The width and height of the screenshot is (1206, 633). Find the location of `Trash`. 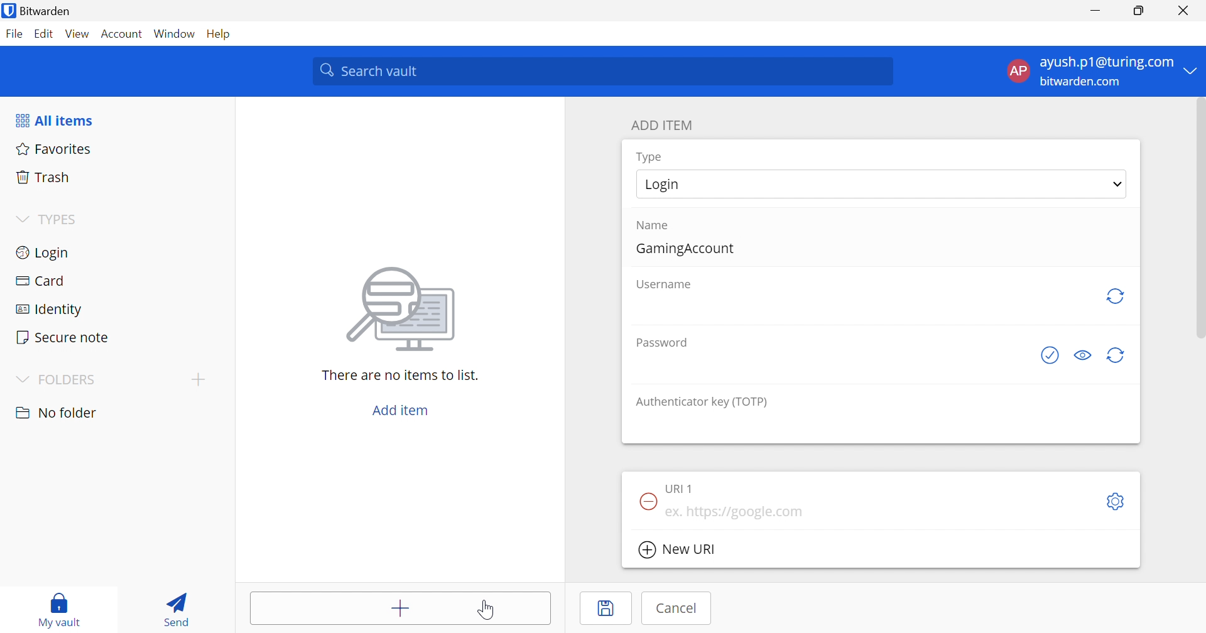

Trash is located at coordinates (47, 179).